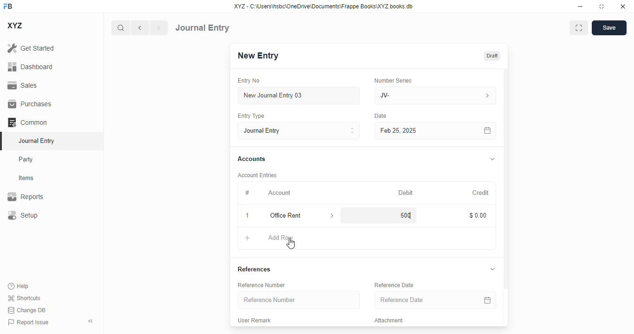 The height and width of the screenshot is (334, 634). What do you see at coordinates (290, 244) in the screenshot?
I see `cursor` at bounding box center [290, 244].